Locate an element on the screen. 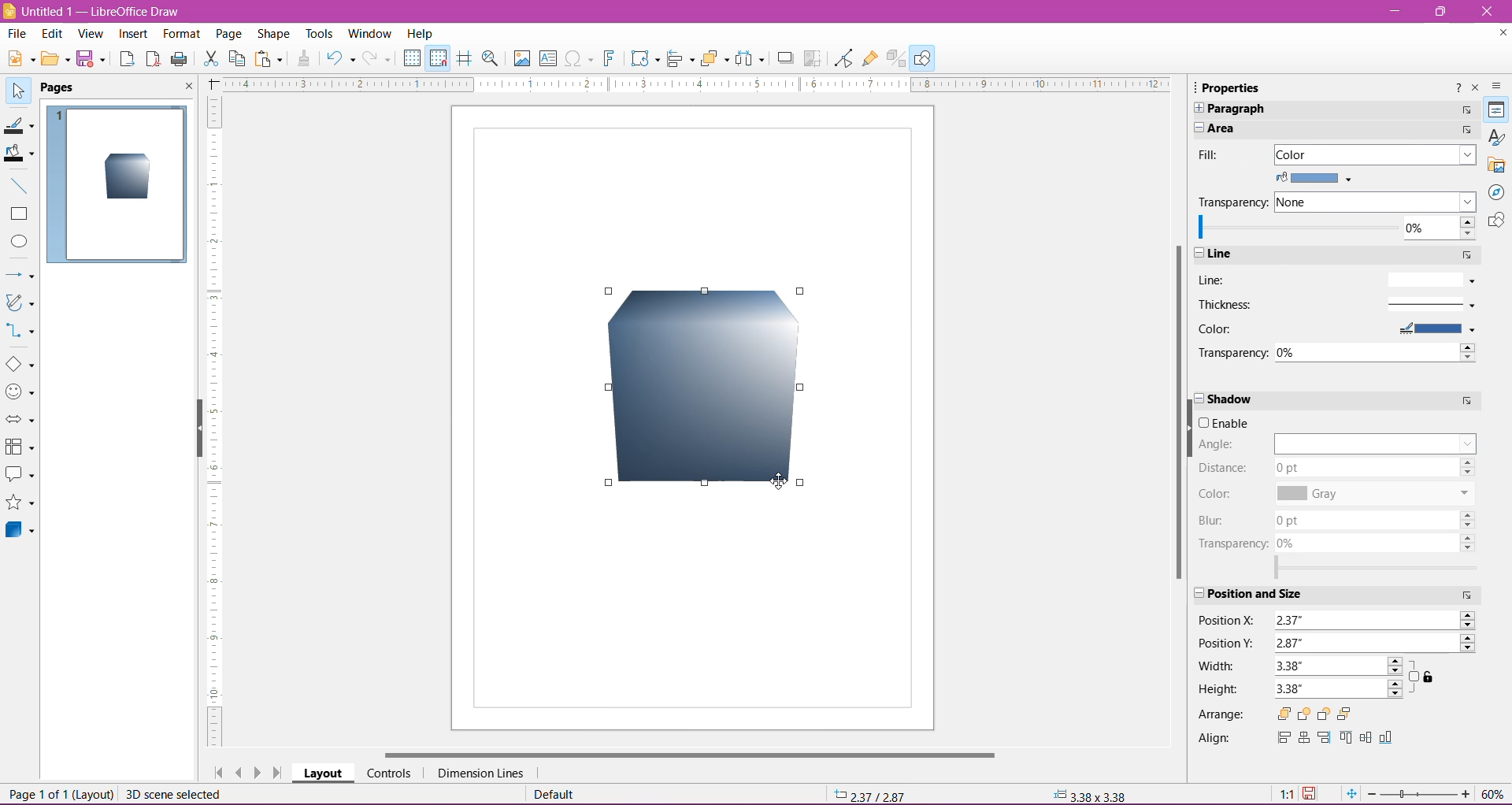 The width and height of the screenshot is (1512, 805). Arrange is located at coordinates (1222, 714).